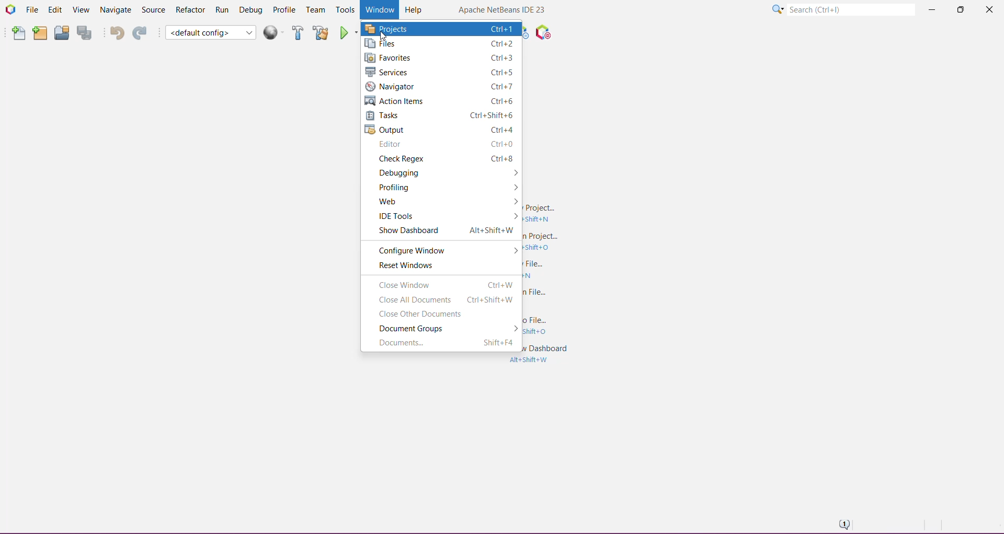  I want to click on Minimize, so click(931, 10).